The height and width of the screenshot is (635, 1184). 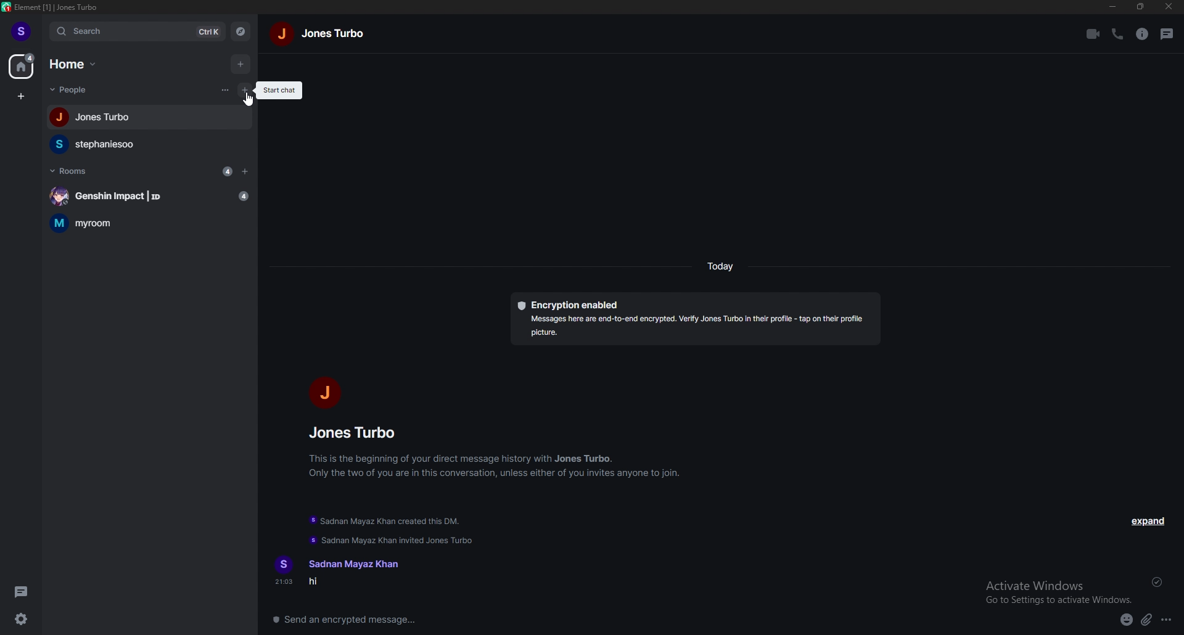 What do you see at coordinates (284, 561) in the screenshot?
I see `s` at bounding box center [284, 561].